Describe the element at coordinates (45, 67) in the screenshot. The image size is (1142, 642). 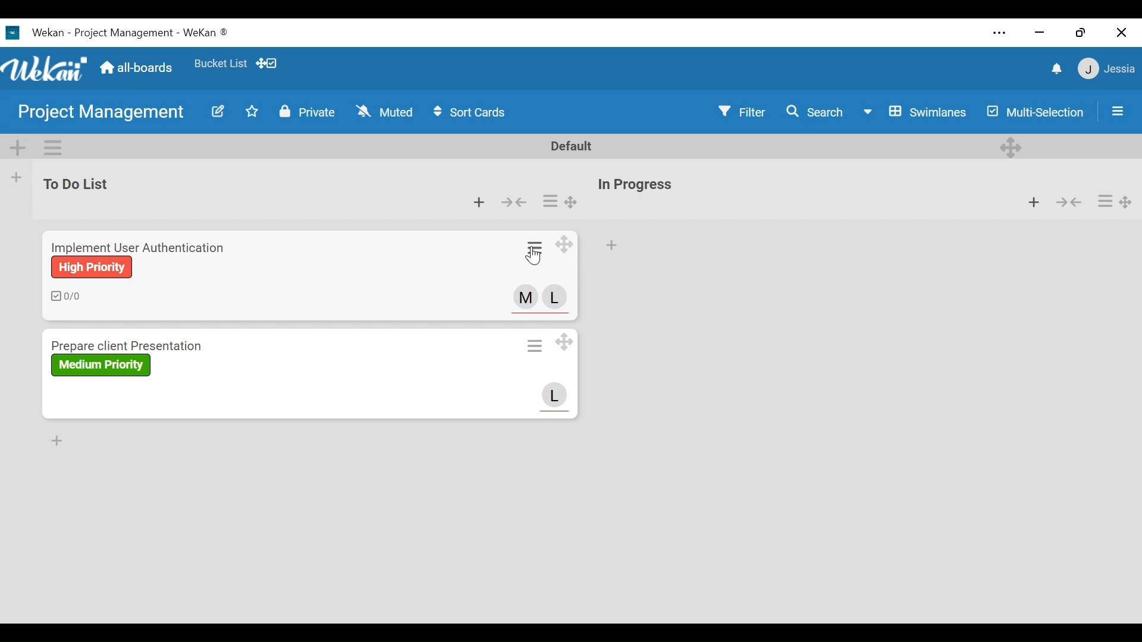
I see `Wekan logo` at that location.